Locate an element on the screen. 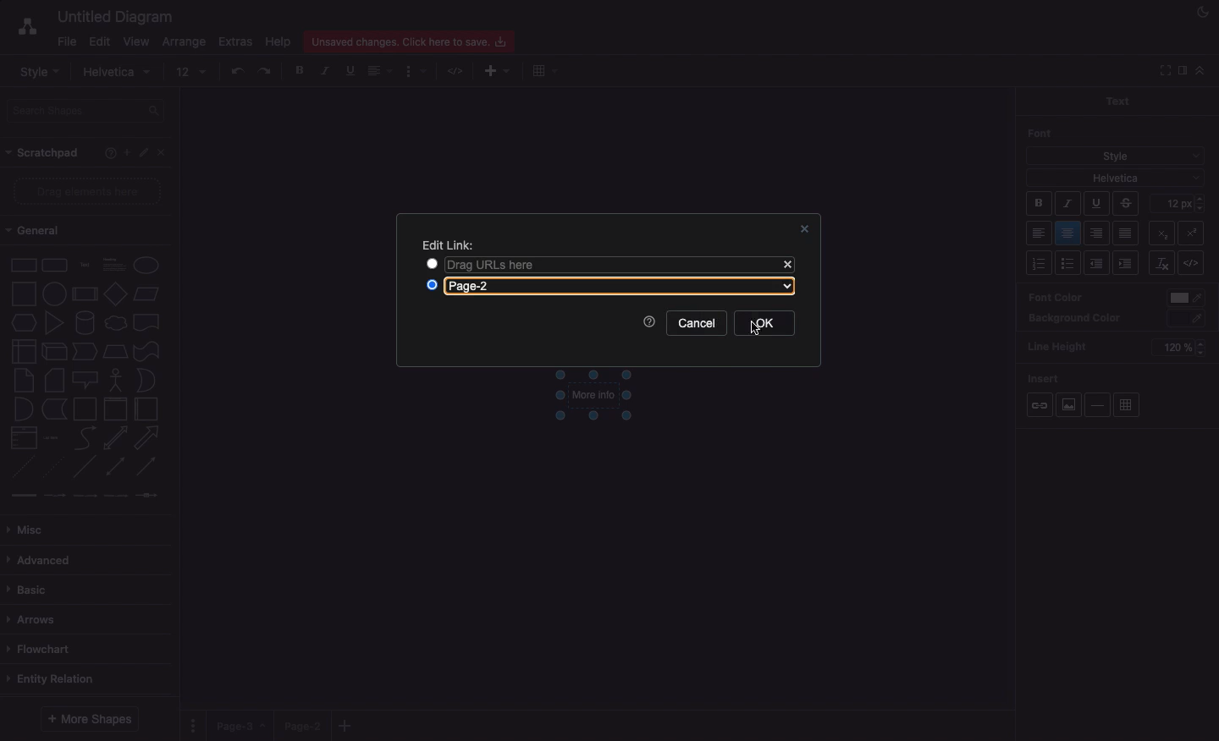 The height and width of the screenshot is (741, 1219). Close is located at coordinates (805, 228).